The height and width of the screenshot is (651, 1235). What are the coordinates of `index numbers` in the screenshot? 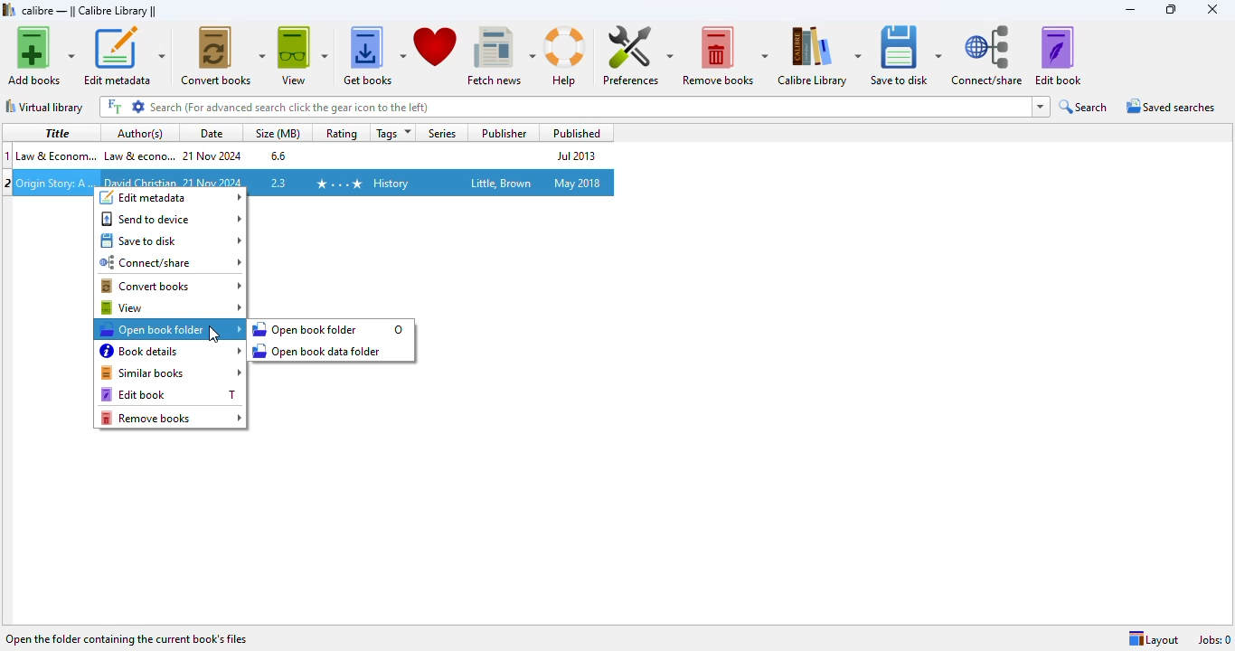 It's located at (9, 155).